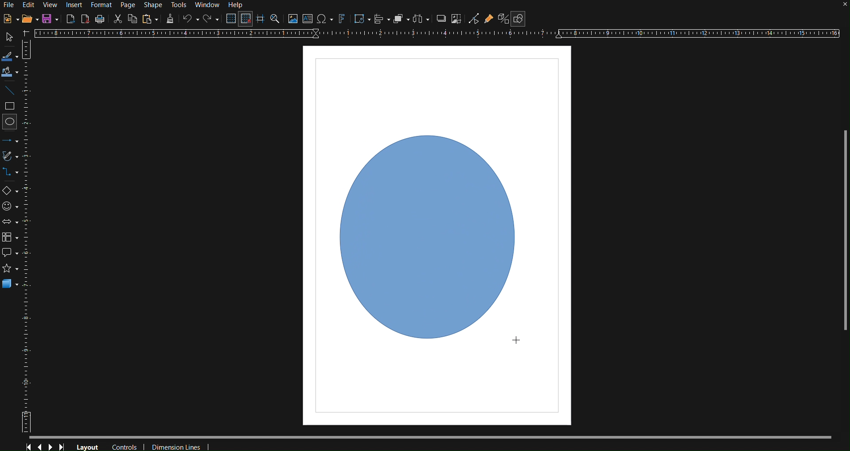  I want to click on Help, so click(238, 5).